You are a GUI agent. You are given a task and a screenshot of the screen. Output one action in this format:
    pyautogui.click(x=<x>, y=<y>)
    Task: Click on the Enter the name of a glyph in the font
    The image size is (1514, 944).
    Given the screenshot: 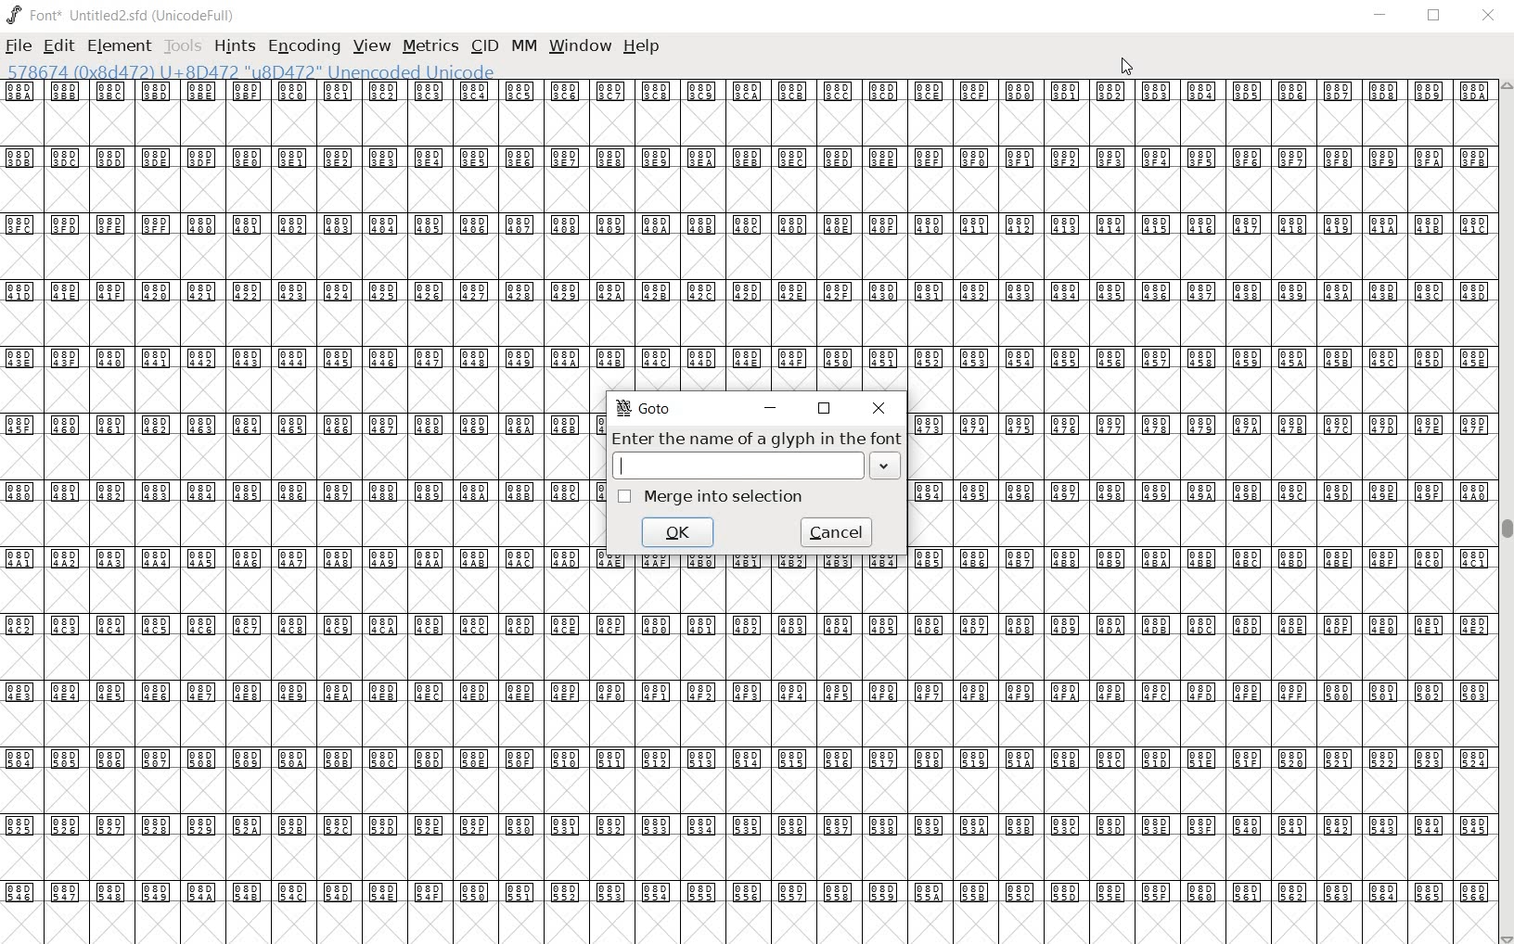 What is the action you would take?
    pyautogui.click(x=752, y=440)
    